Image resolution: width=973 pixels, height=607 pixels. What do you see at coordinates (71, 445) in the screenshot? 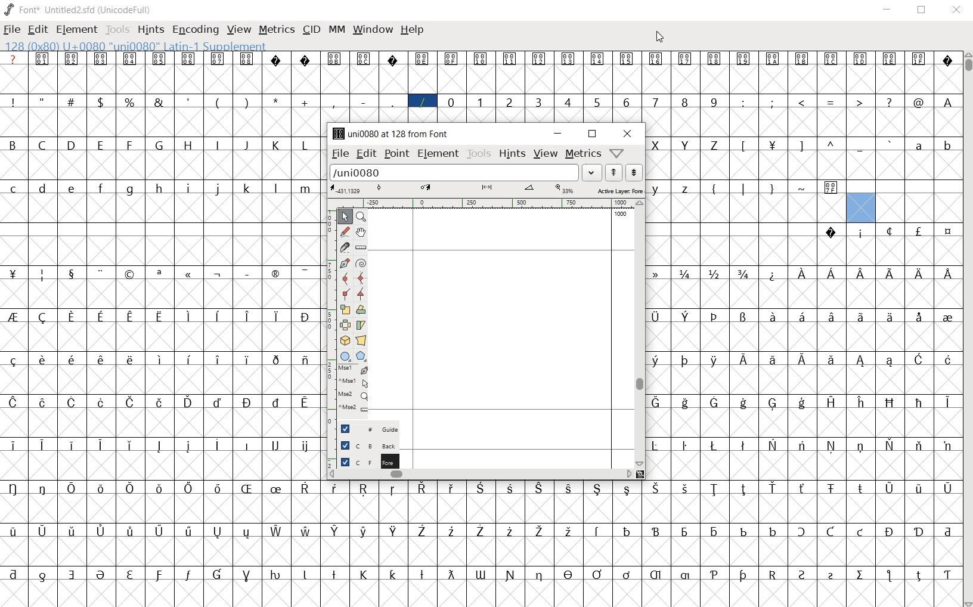
I see `glyph` at bounding box center [71, 445].